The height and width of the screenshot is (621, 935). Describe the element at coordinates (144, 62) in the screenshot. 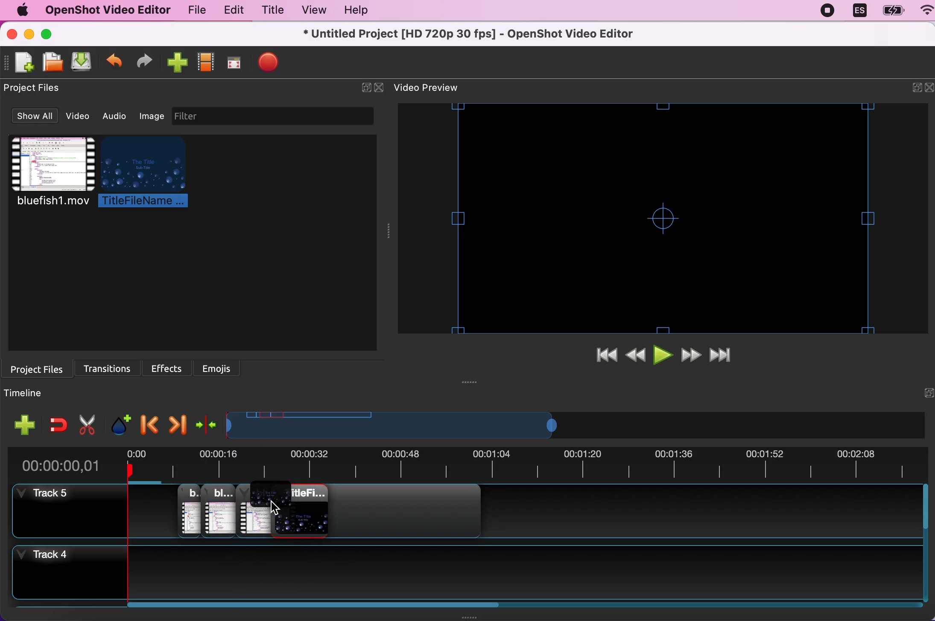

I see `redo` at that location.